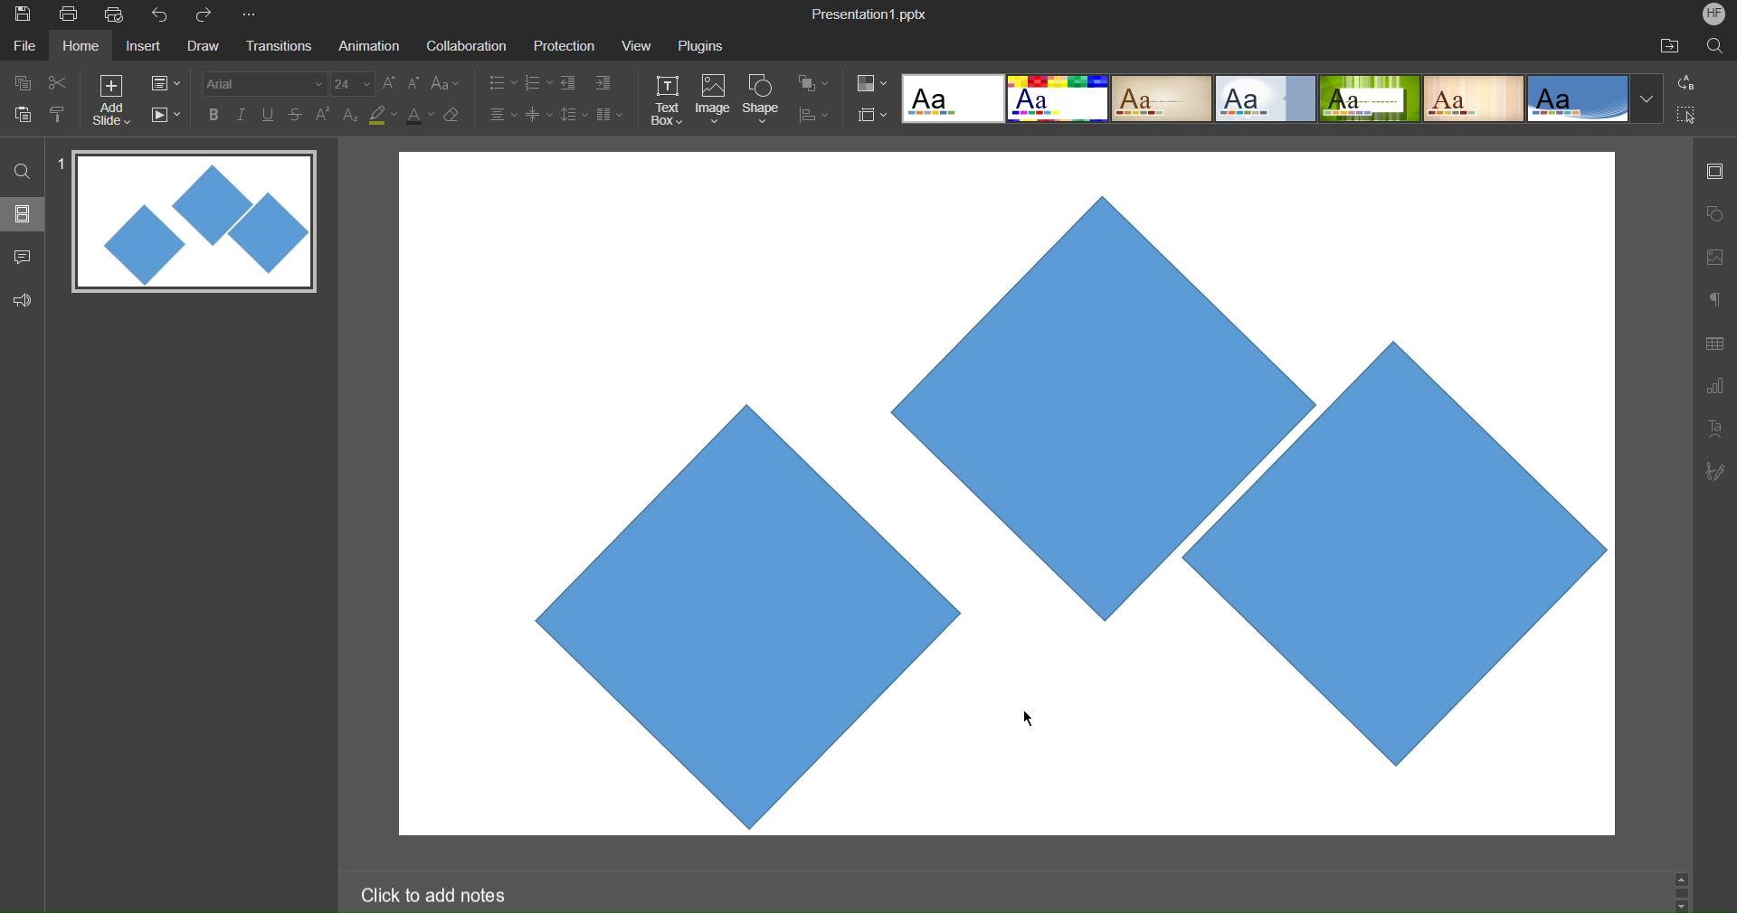 The height and width of the screenshot is (913, 1737). What do you see at coordinates (873, 114) in the screenshot?
I see `Slide Size Settings` at bounding box center [873, 114].